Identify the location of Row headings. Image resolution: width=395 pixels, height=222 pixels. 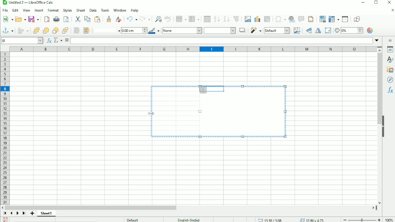
(4, 128).